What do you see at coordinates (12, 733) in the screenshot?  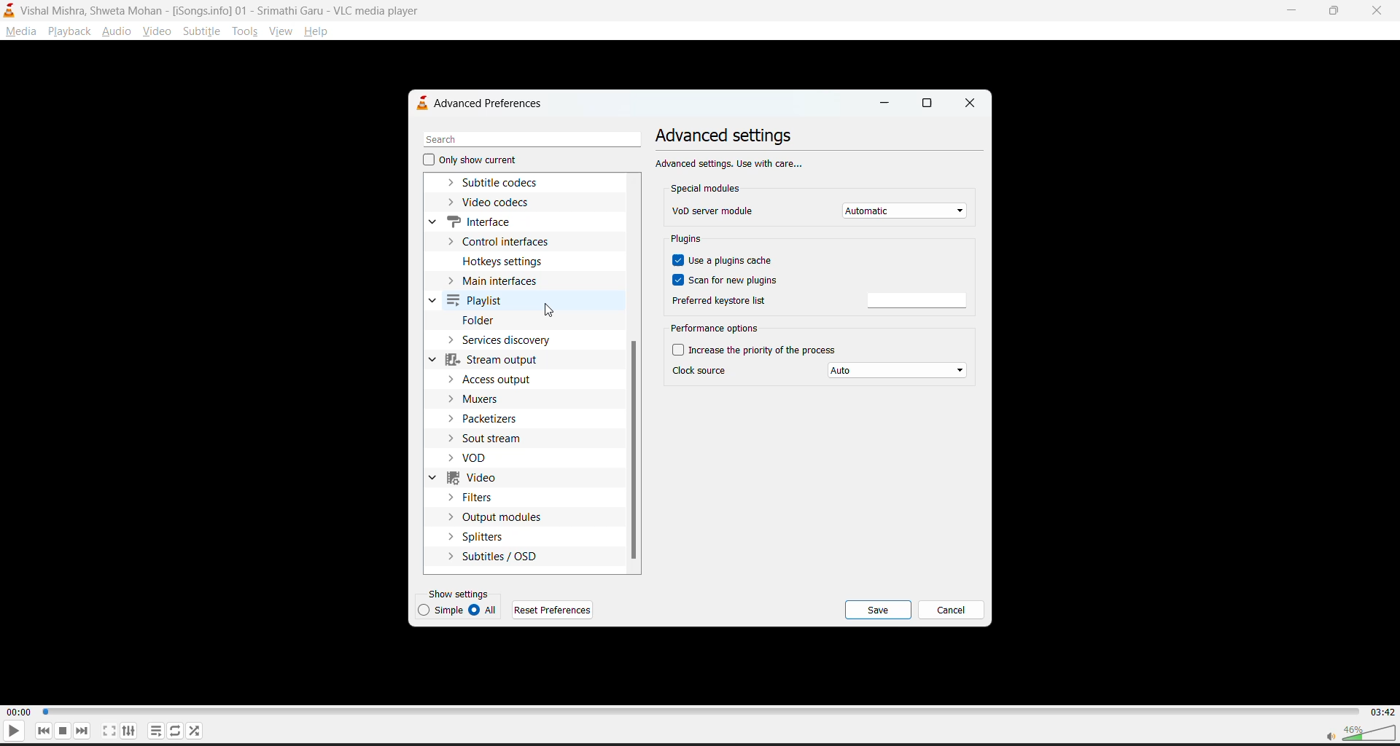 I see `play` at bounding box center [12, 733].